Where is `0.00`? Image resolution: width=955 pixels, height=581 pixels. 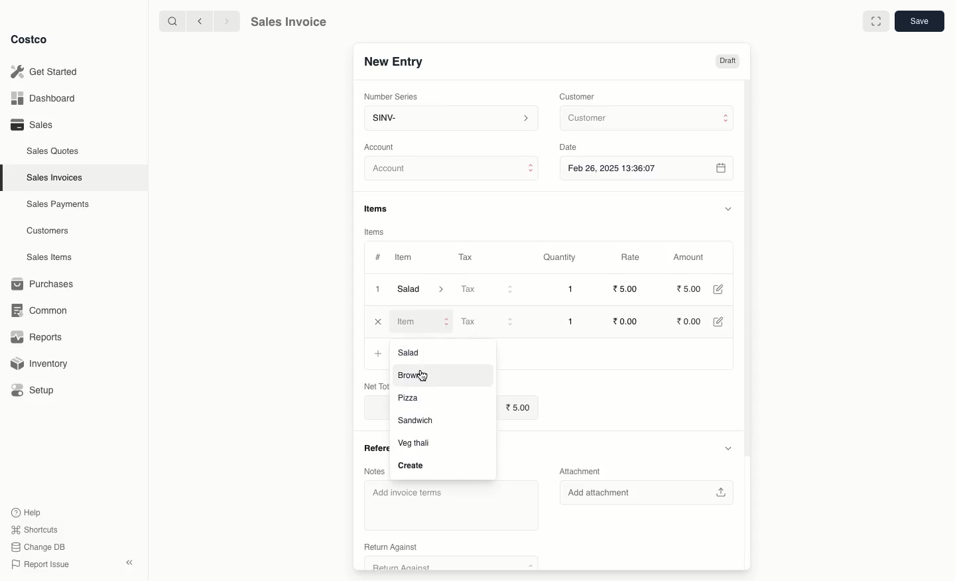
0.00 is located at coordinates (690, 322).